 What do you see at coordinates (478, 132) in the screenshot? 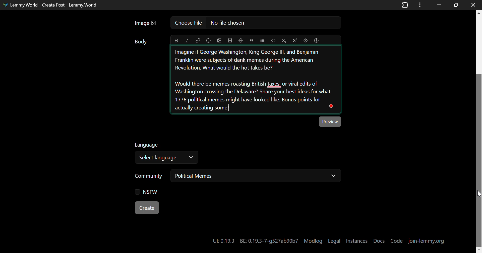
I see `Vertical Scroll Bar` at bounding box center [478, 132].